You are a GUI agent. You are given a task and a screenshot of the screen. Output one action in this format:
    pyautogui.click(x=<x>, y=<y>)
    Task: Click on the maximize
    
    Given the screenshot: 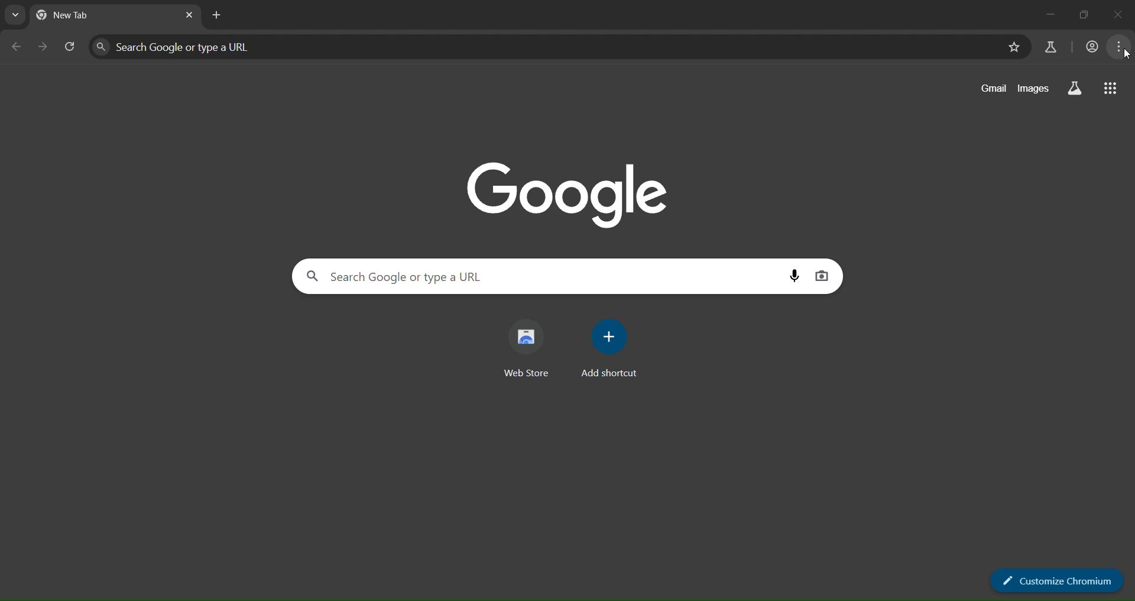 What is the action you would take?
    pyautogui.click(x=1083, y=14)
    